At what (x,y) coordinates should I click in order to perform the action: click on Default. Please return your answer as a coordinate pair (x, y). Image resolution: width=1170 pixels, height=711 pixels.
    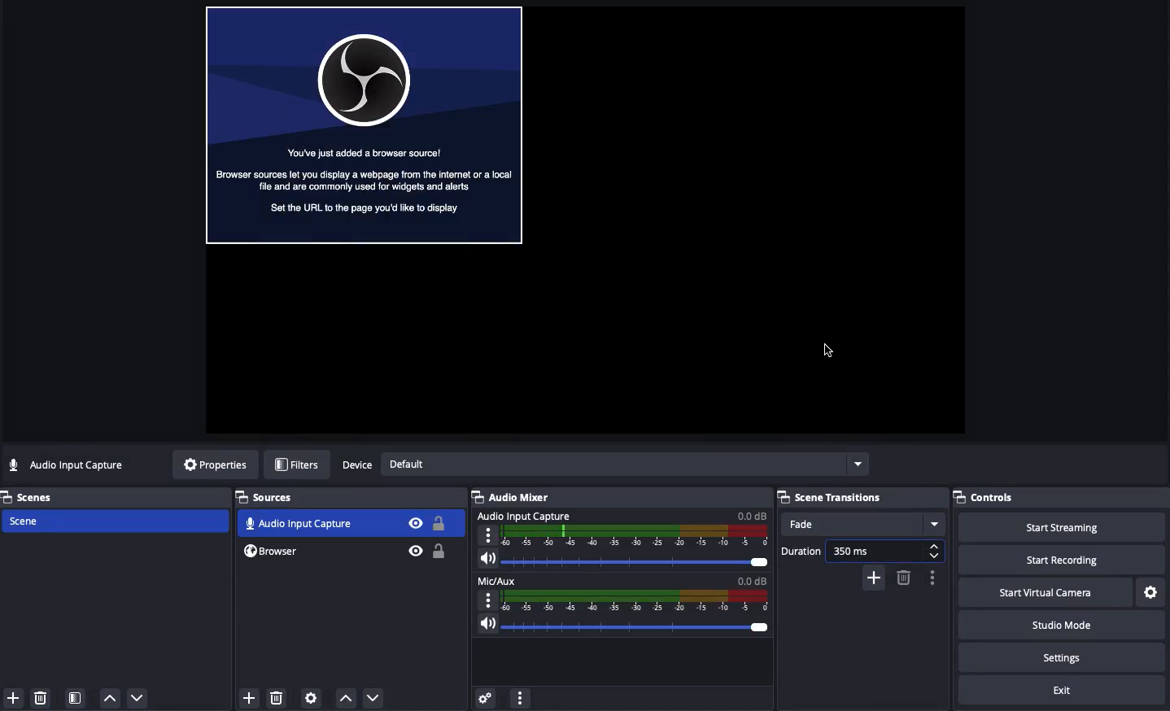
    Looking at the image, I should click on (626, 461).